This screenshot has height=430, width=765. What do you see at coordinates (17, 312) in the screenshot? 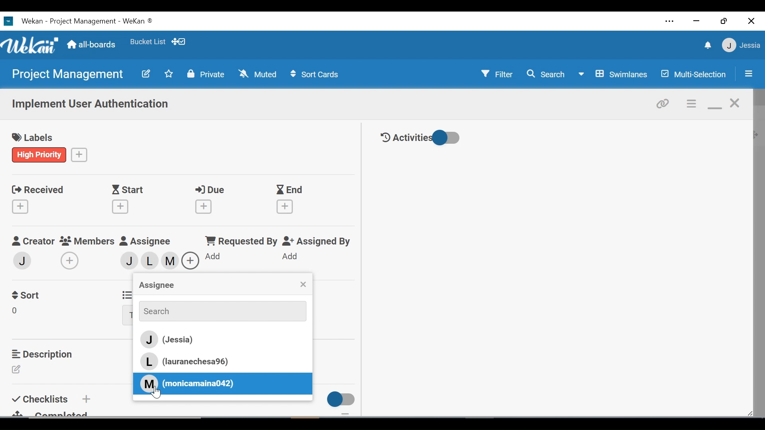
I see `Field` at bounding box center [17, 312].